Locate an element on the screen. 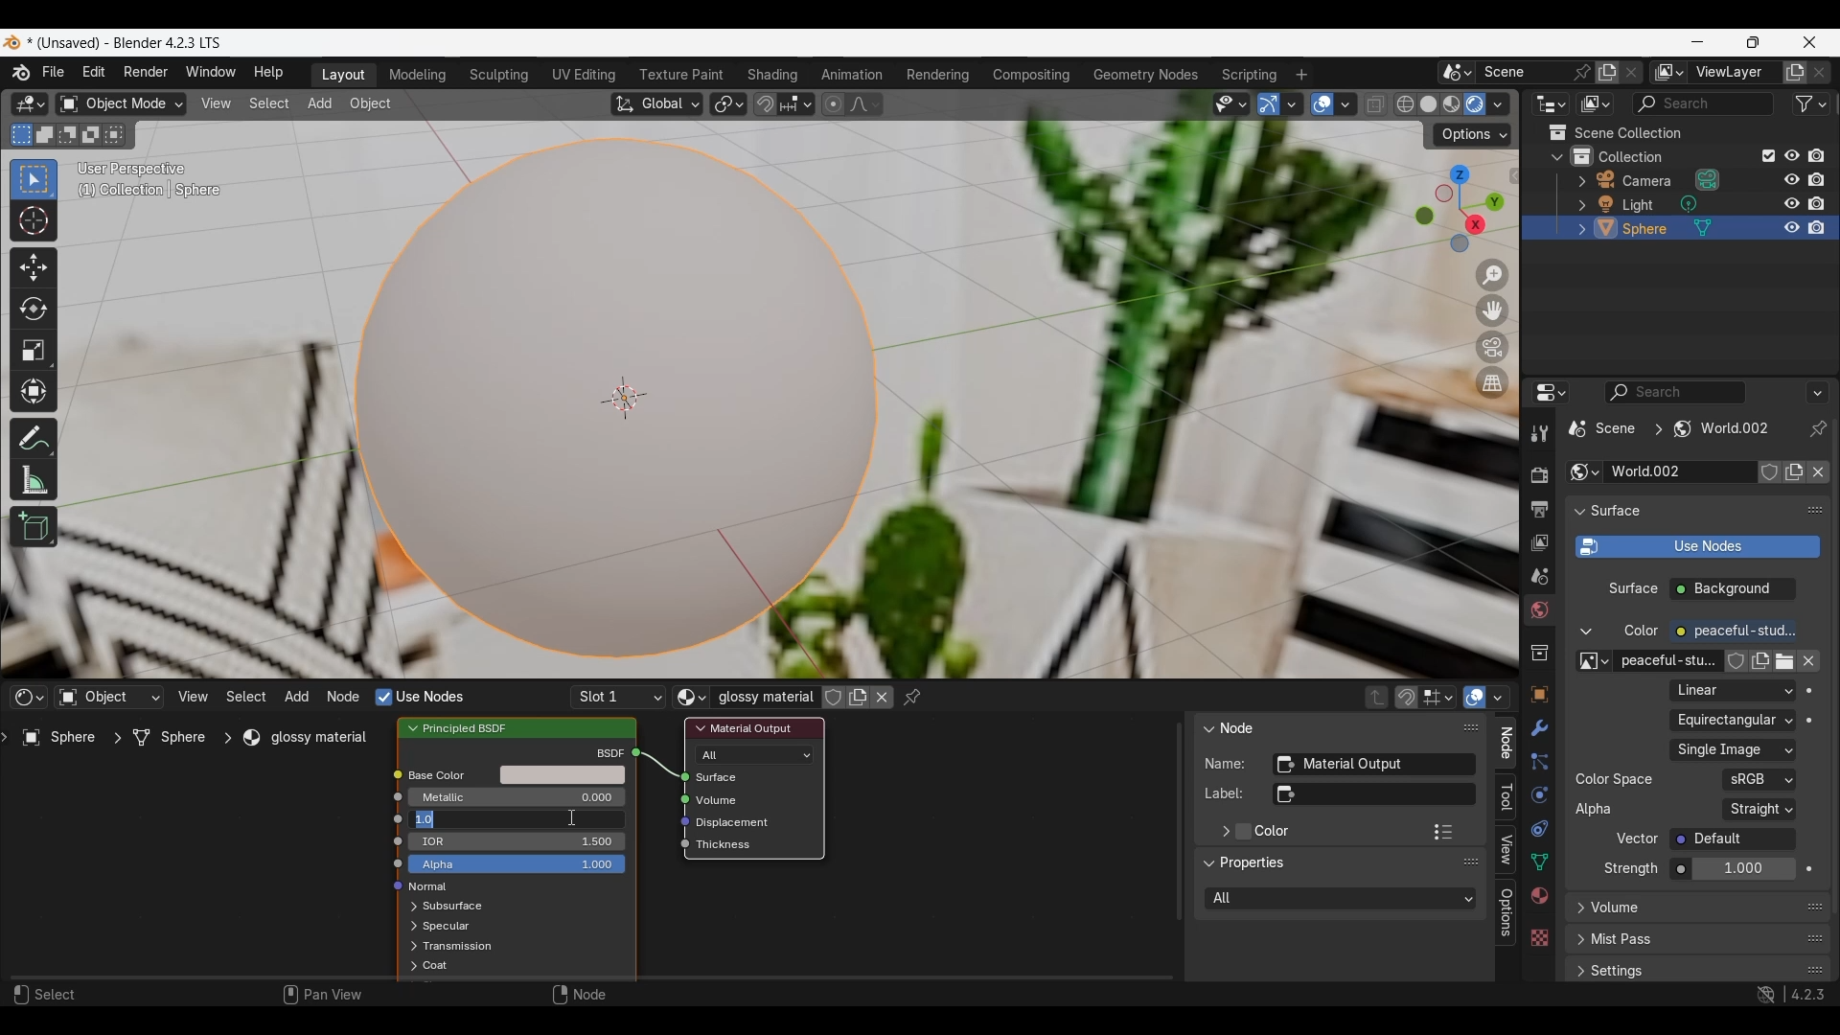 This screenshot has height=1035, width=1840. Add new color is located at coordinates (1759, 661).